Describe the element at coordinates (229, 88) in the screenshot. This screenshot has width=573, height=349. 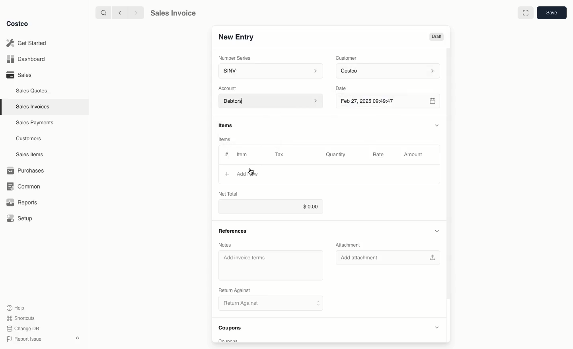
I see `‘Account` at that location.